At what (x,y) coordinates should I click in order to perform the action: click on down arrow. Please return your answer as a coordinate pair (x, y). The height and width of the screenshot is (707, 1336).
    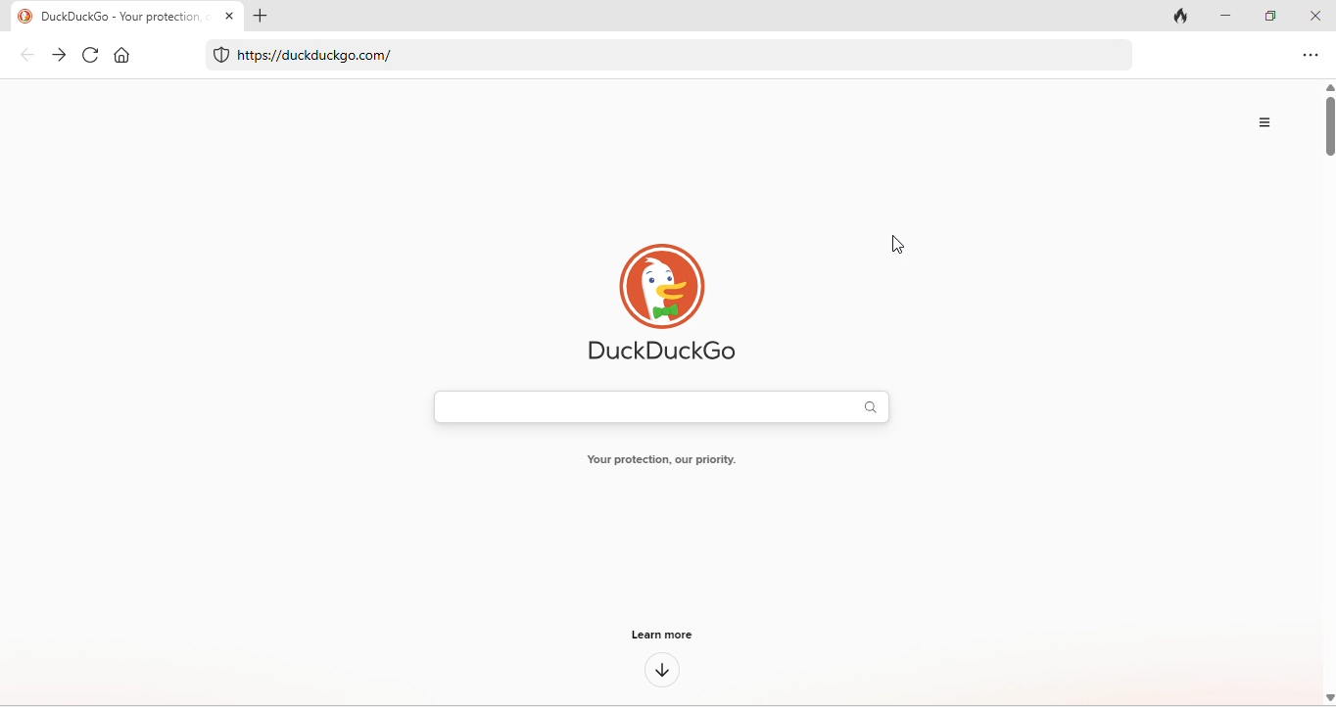
    Looking at the image, I should click on (664, 671).